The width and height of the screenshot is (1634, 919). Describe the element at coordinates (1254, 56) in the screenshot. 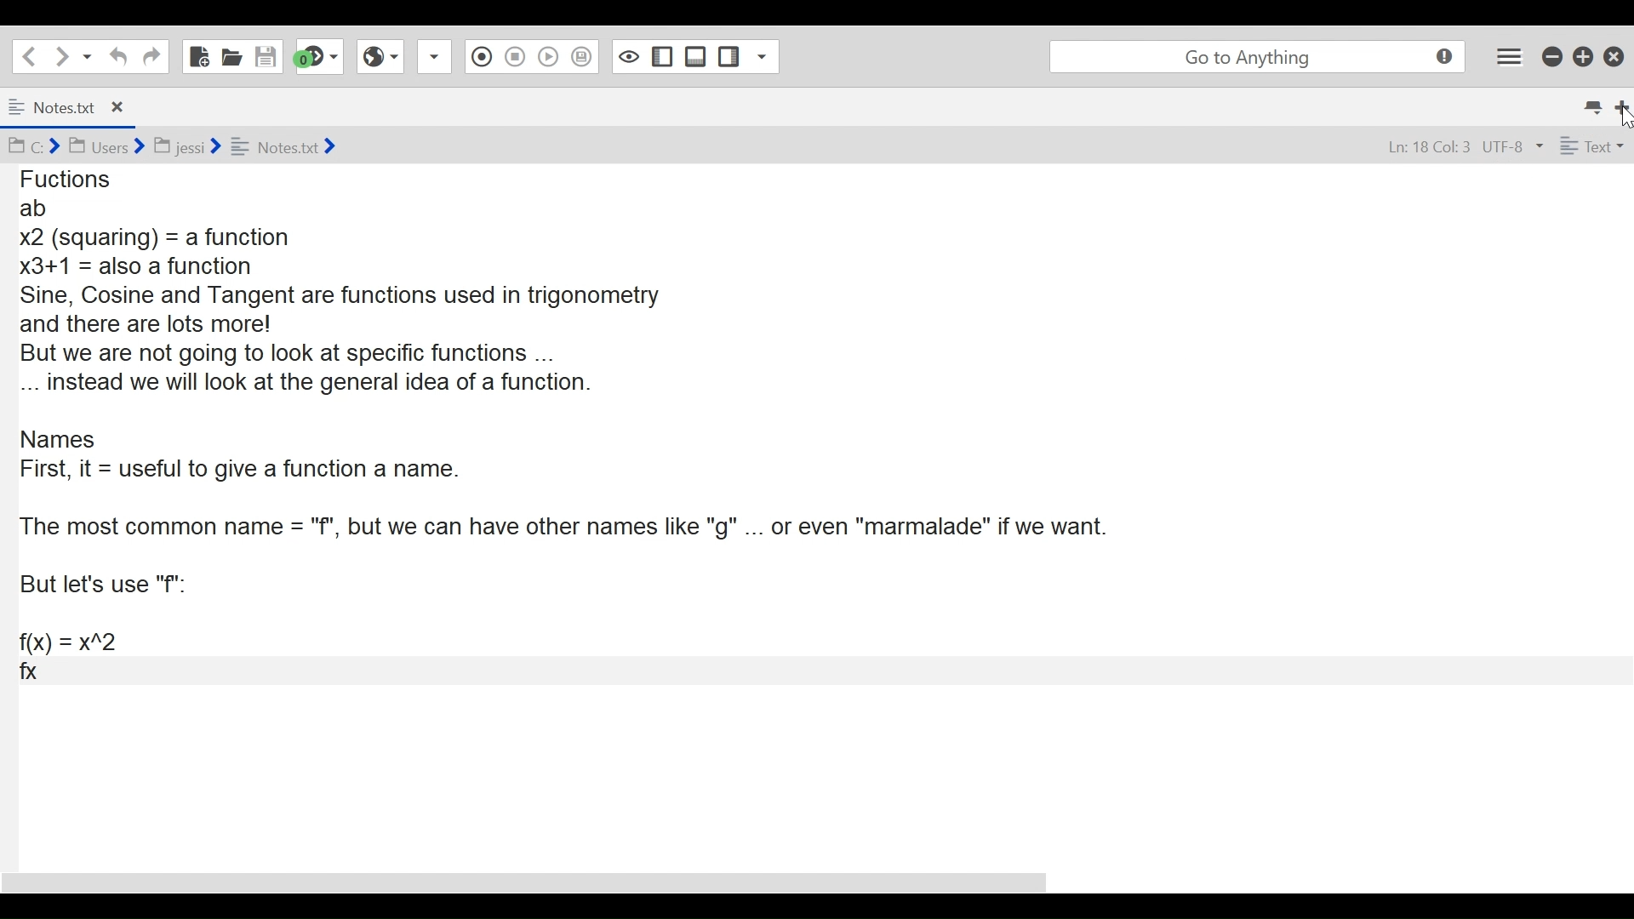

I see `go to anything` at that location.